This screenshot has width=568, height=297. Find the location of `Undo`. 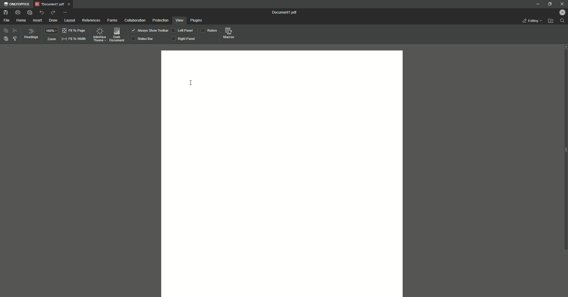

Undo is located at coordinates (41, 12).